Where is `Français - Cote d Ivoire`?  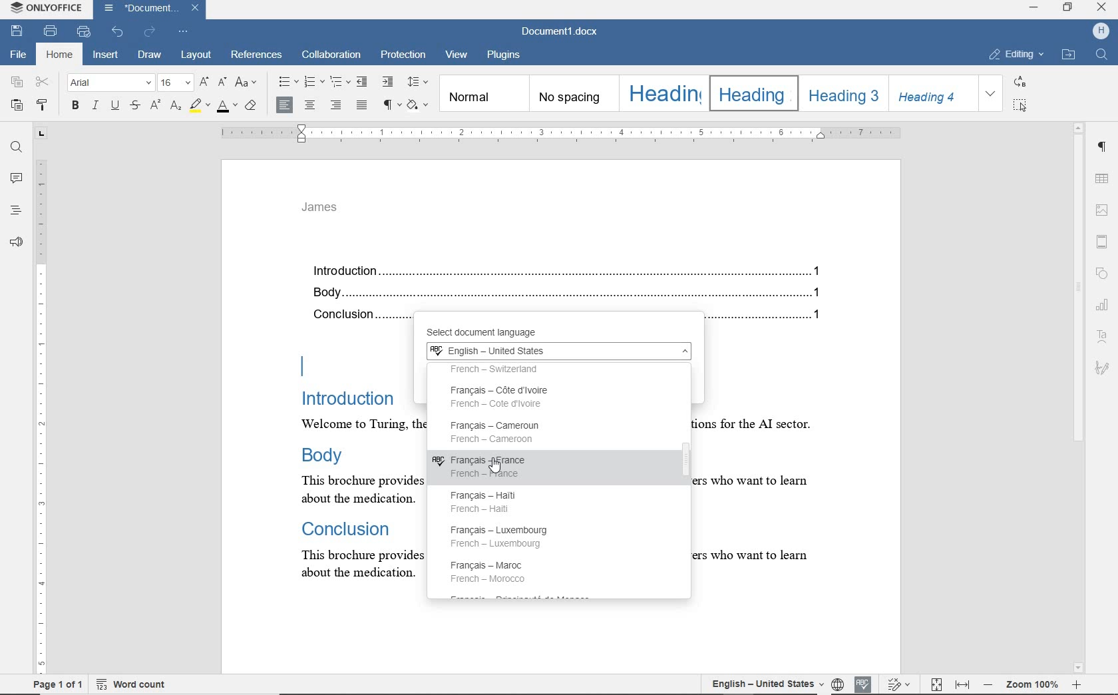
Français - Cote d Ivoire is located at coordinates (511, 397).